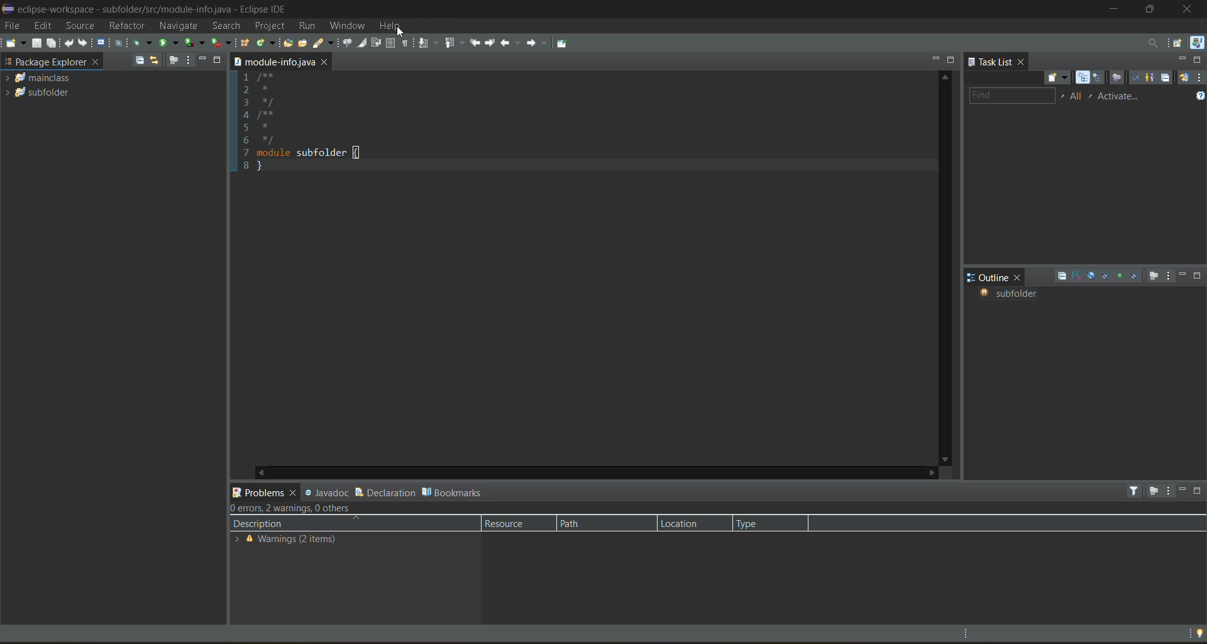 The height and width of the screenshot is (644, 1207). What do you see at coordinates (189, 60) in the screenshot?
I see `view menu` at bounding box center [189, 60].